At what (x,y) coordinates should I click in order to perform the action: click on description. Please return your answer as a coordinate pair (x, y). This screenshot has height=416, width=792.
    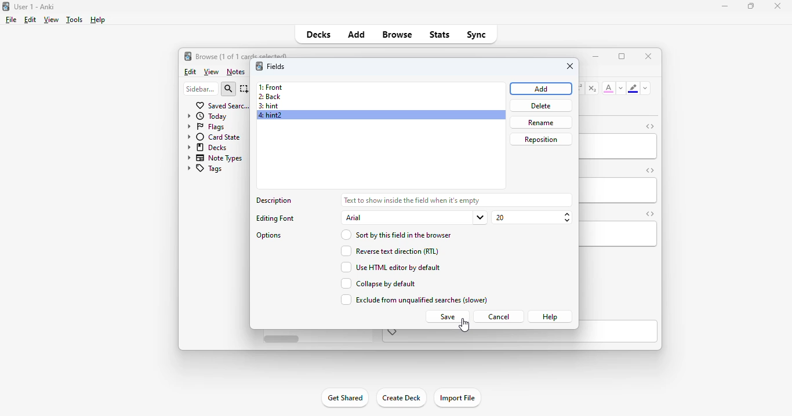
    Looking at the image, I should click on (412, 199).